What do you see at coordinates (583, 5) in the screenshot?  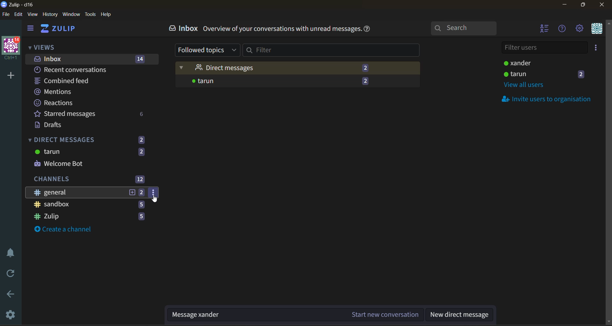 I see `maximize` at bounding box center [583, 5].